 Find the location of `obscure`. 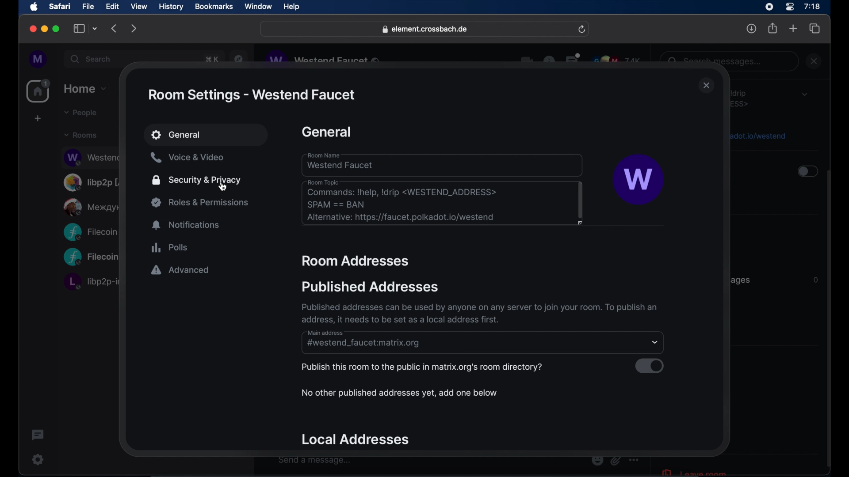

obscure is located at coordinates (740, 280).